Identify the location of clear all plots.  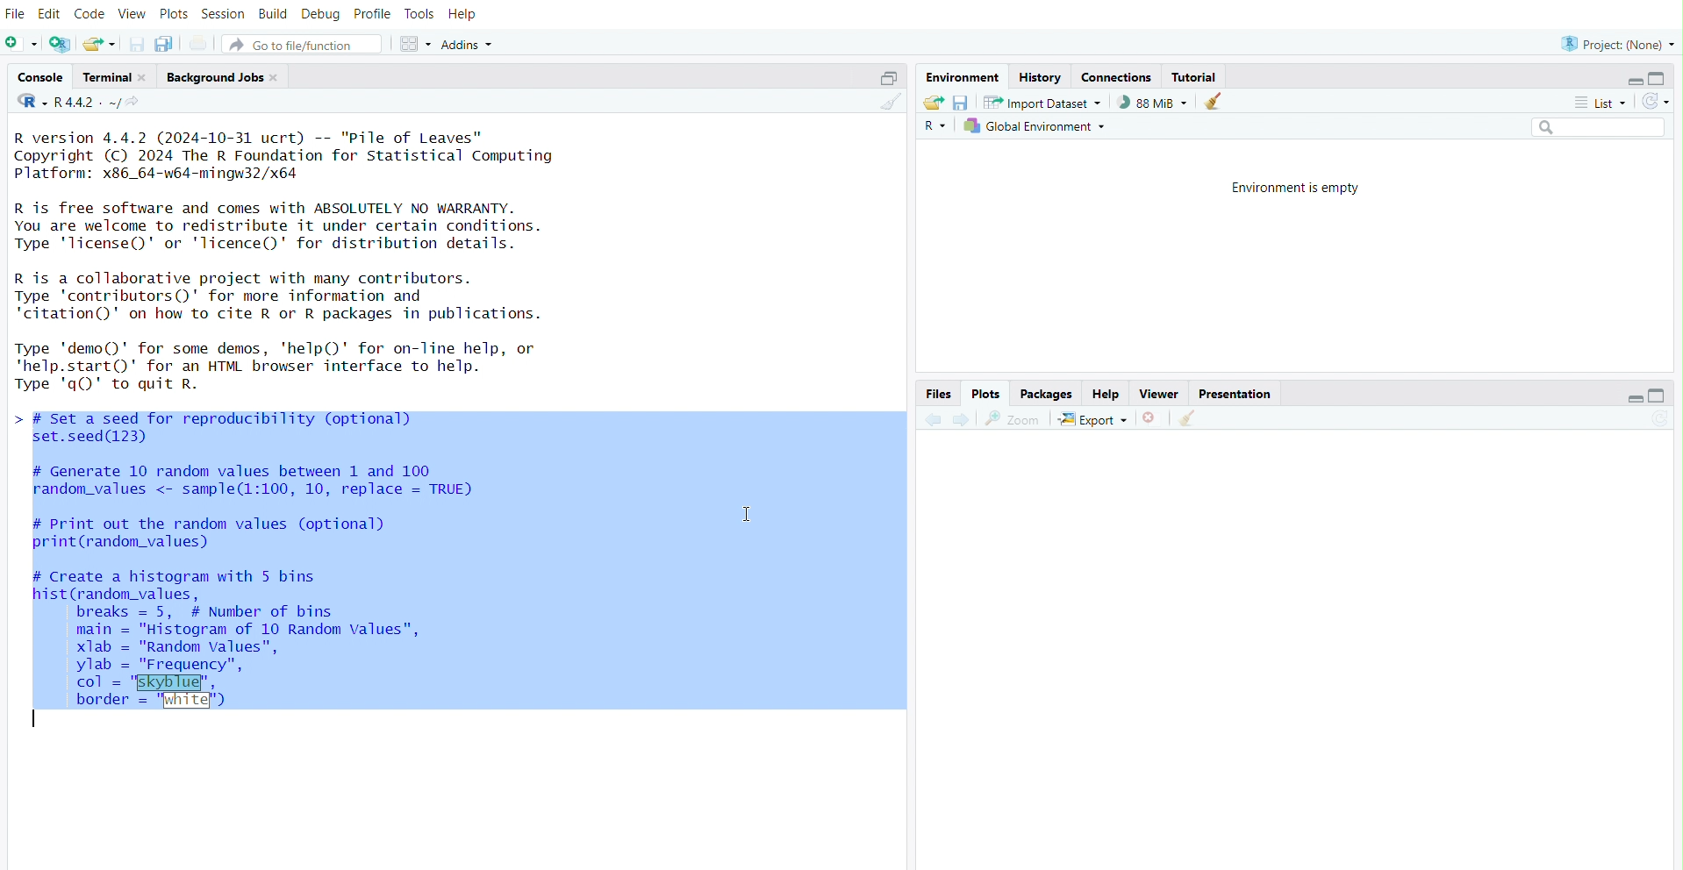
(1191, 418).